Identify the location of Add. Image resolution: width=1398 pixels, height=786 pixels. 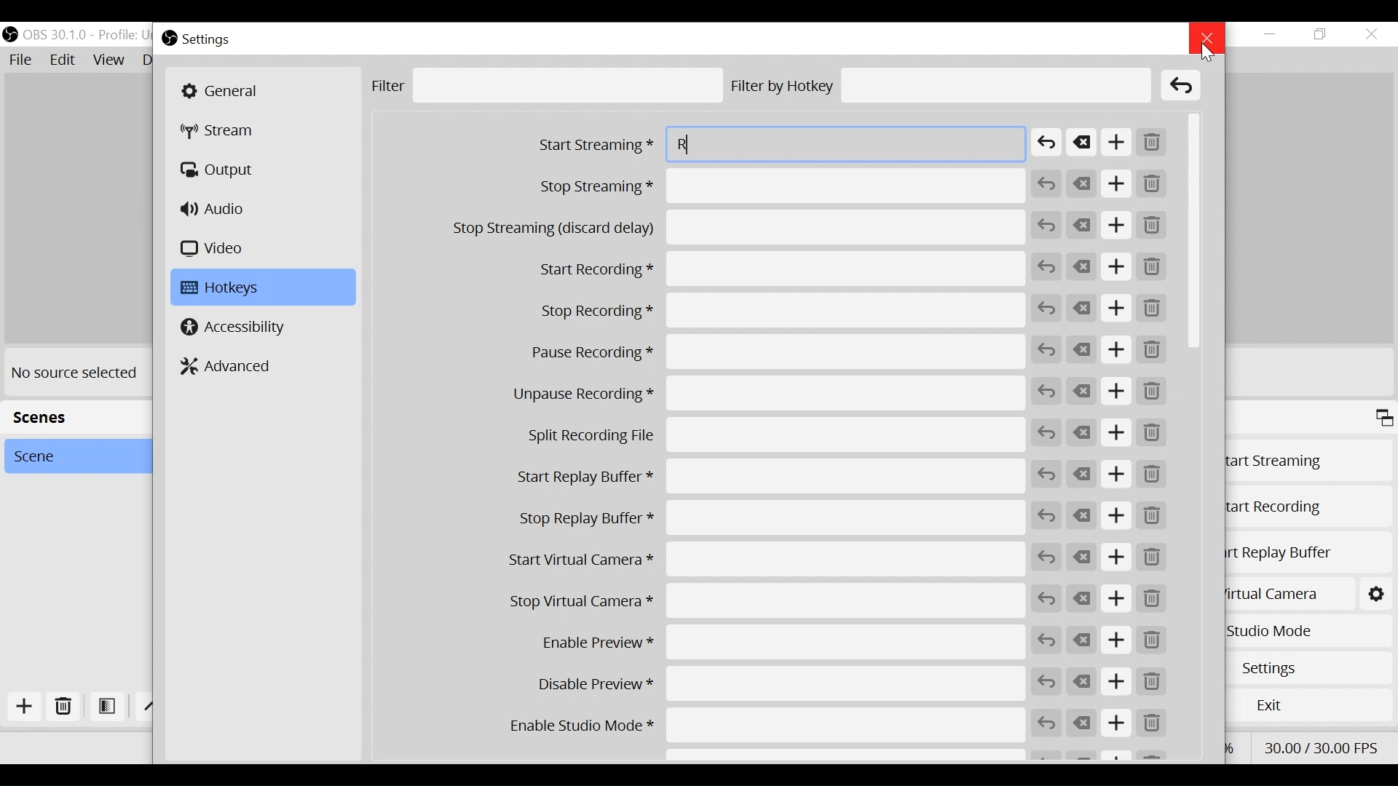
(1117, 434).